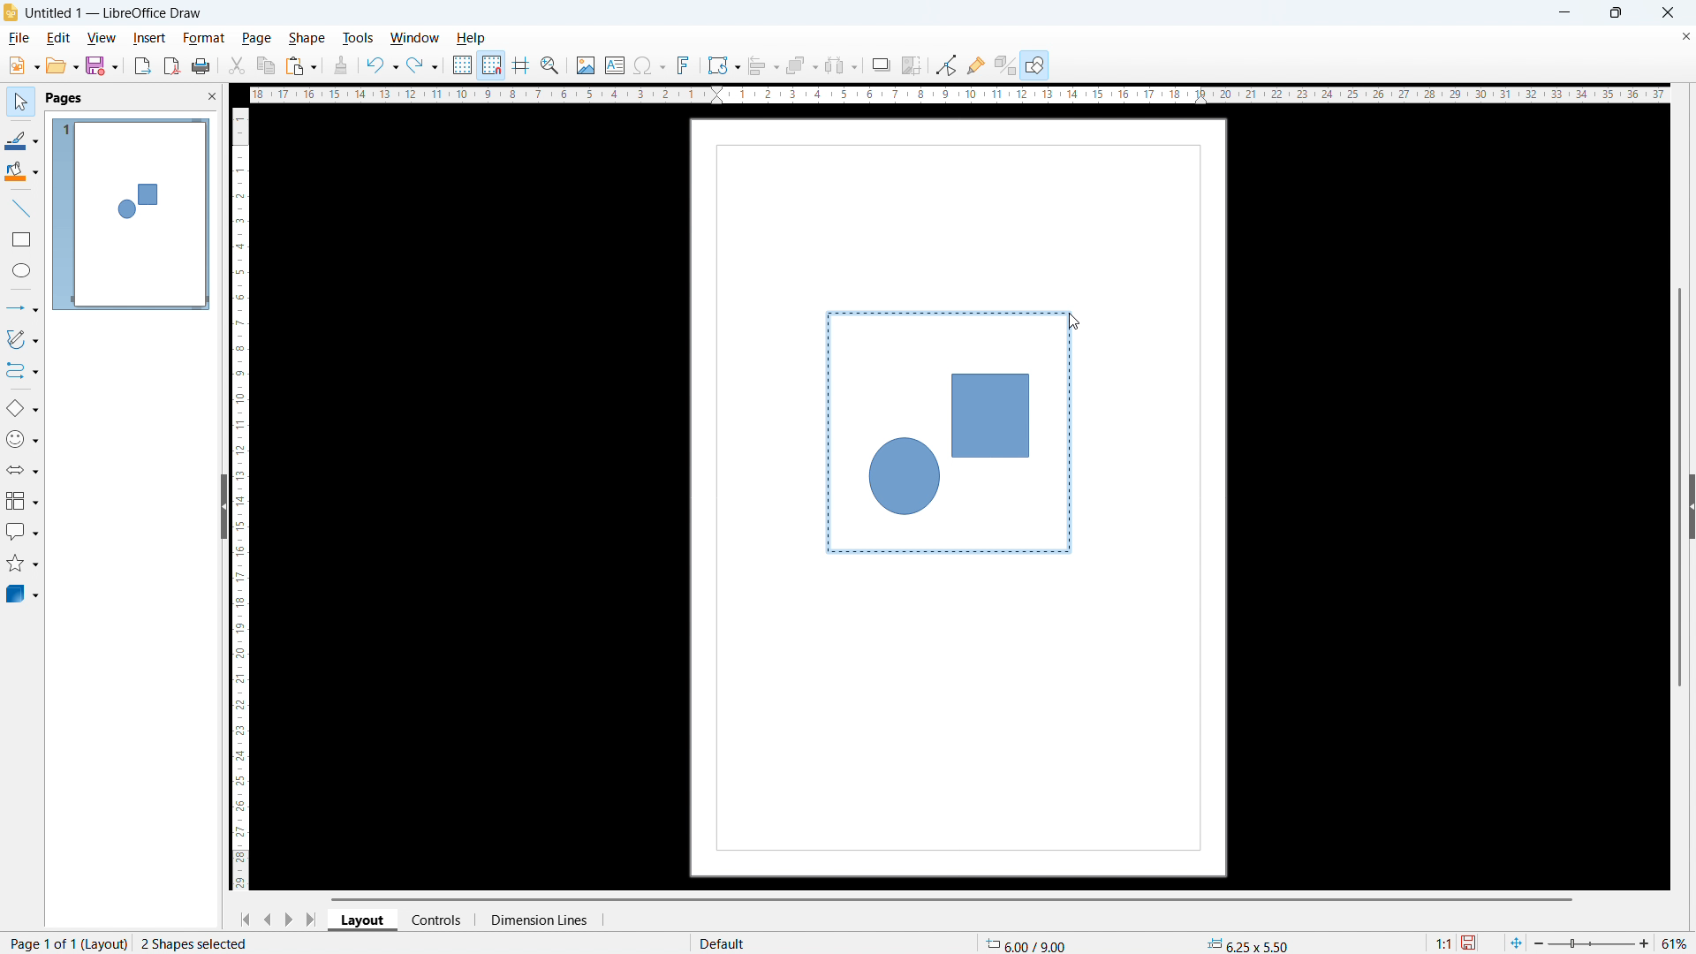  I want to click on zoom slider, so click(1594, 943).